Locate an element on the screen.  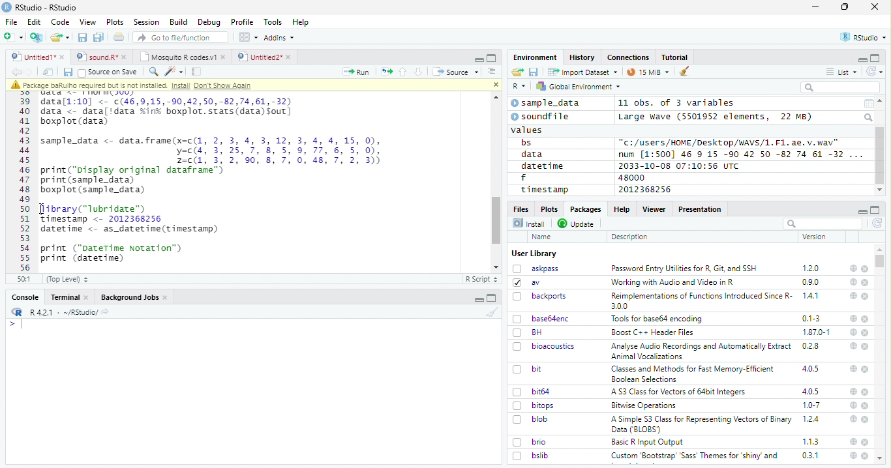
datetime is located at coordinates (542, 166).